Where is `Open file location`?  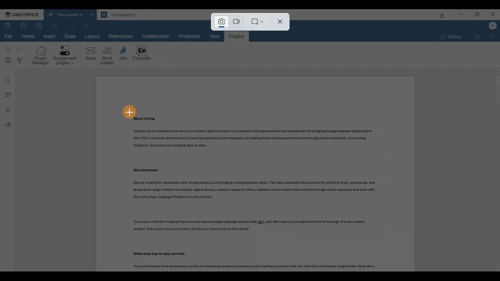
Open file location is located at coordinates (476, 37).